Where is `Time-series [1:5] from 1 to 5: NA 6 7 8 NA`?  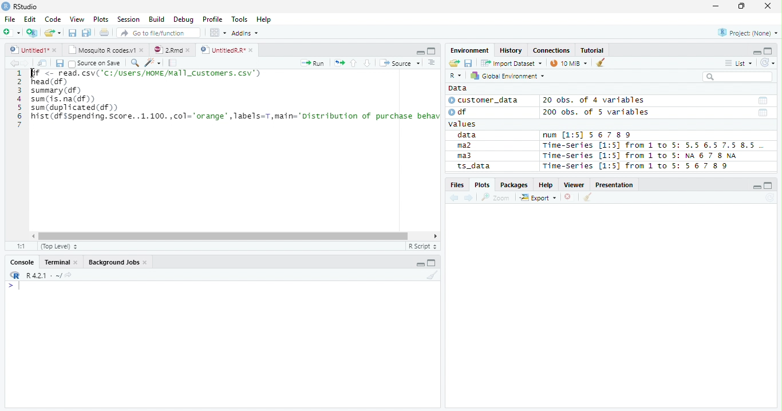 Time-series [1:5] from 1 to 5: NA 6 7 8 NA is located at coordinates (645, 156).